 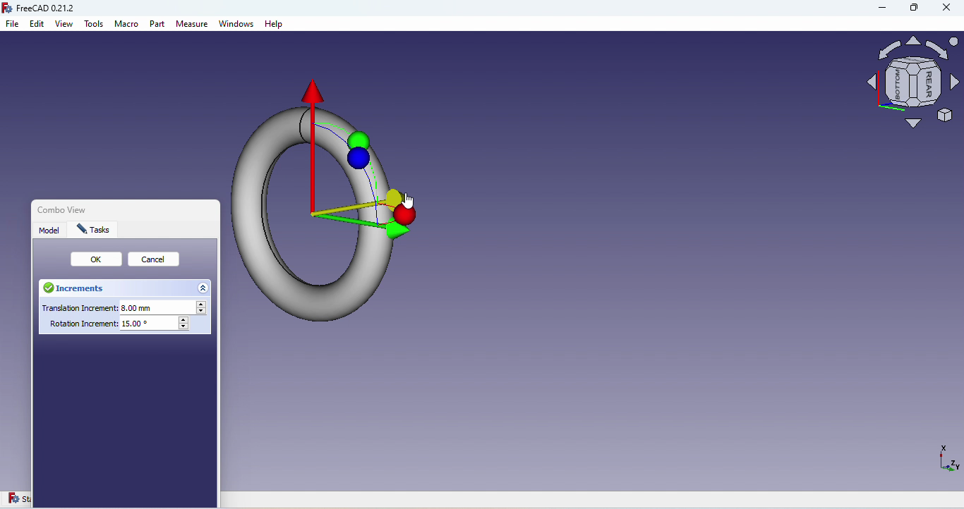 What do you see at coordinates (97, 259) in the screenshot?
I see `Ok` at bounding box center [97, 259].